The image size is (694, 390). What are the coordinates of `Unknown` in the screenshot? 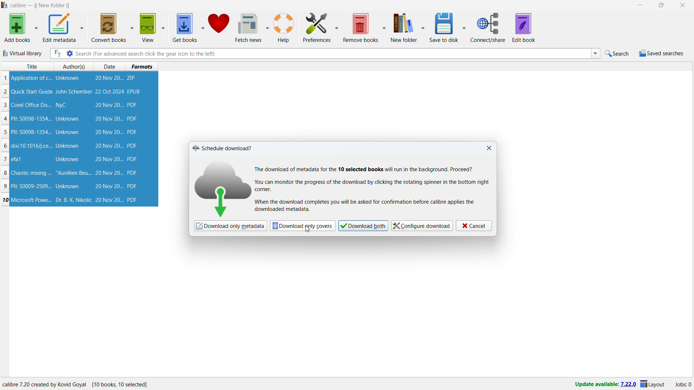 It's located at (67, 186).